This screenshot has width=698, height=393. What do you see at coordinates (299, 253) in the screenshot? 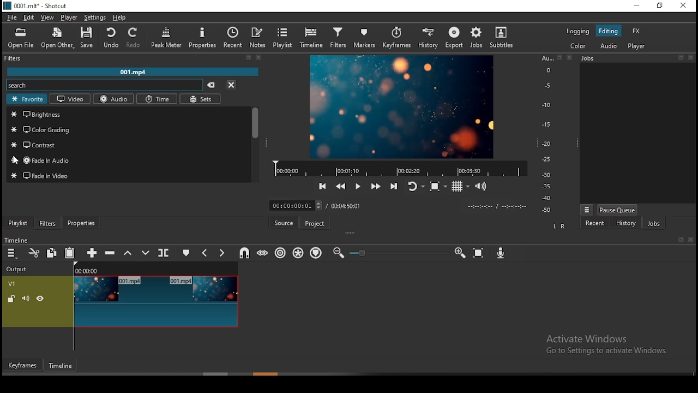
I see `ripple all tracks` at bounding box center [299, 253].